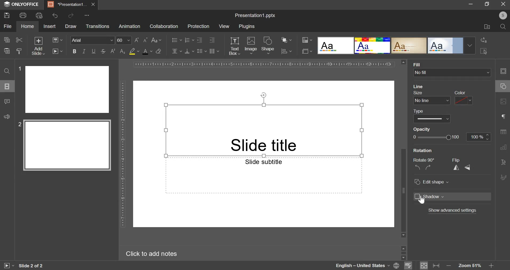 The image size is (510, 270). Describe the element at coordinates (286, 40) in the screenshot. I see `arrange` at that location.